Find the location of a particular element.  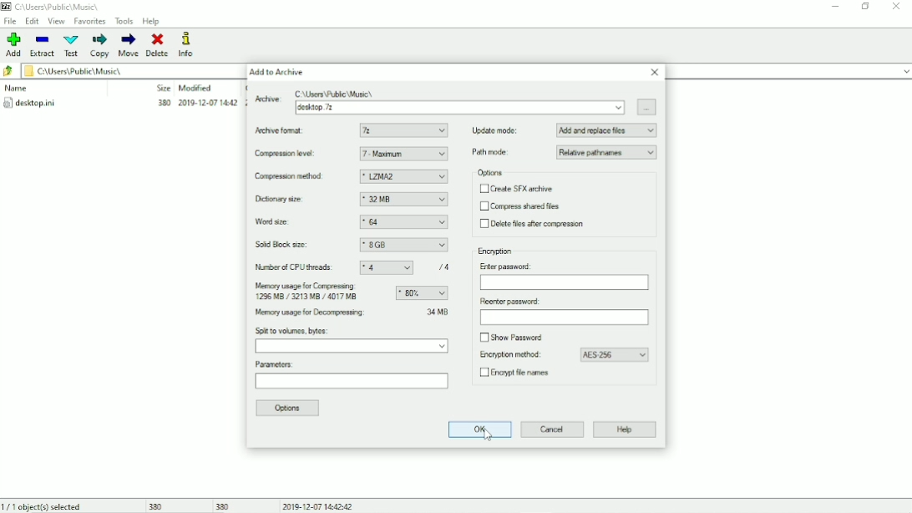

Memory usage for decompressing is located at coordinates (331, 313).